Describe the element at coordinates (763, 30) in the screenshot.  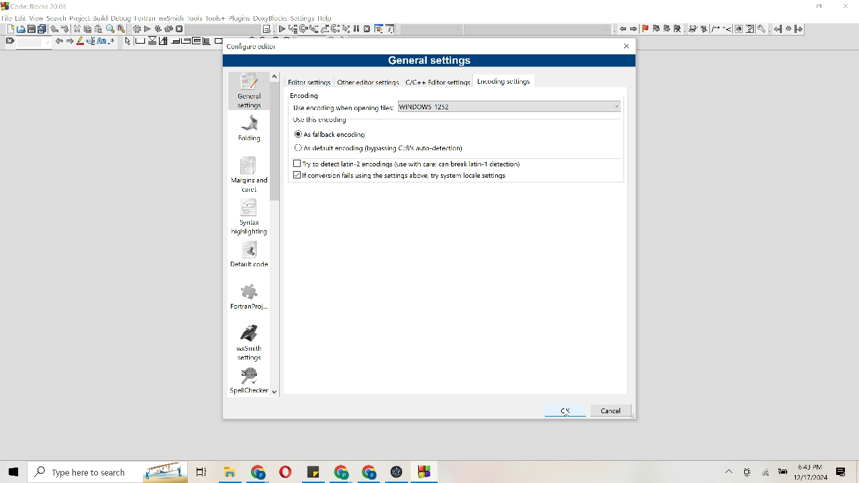
I see `tools` at that location.